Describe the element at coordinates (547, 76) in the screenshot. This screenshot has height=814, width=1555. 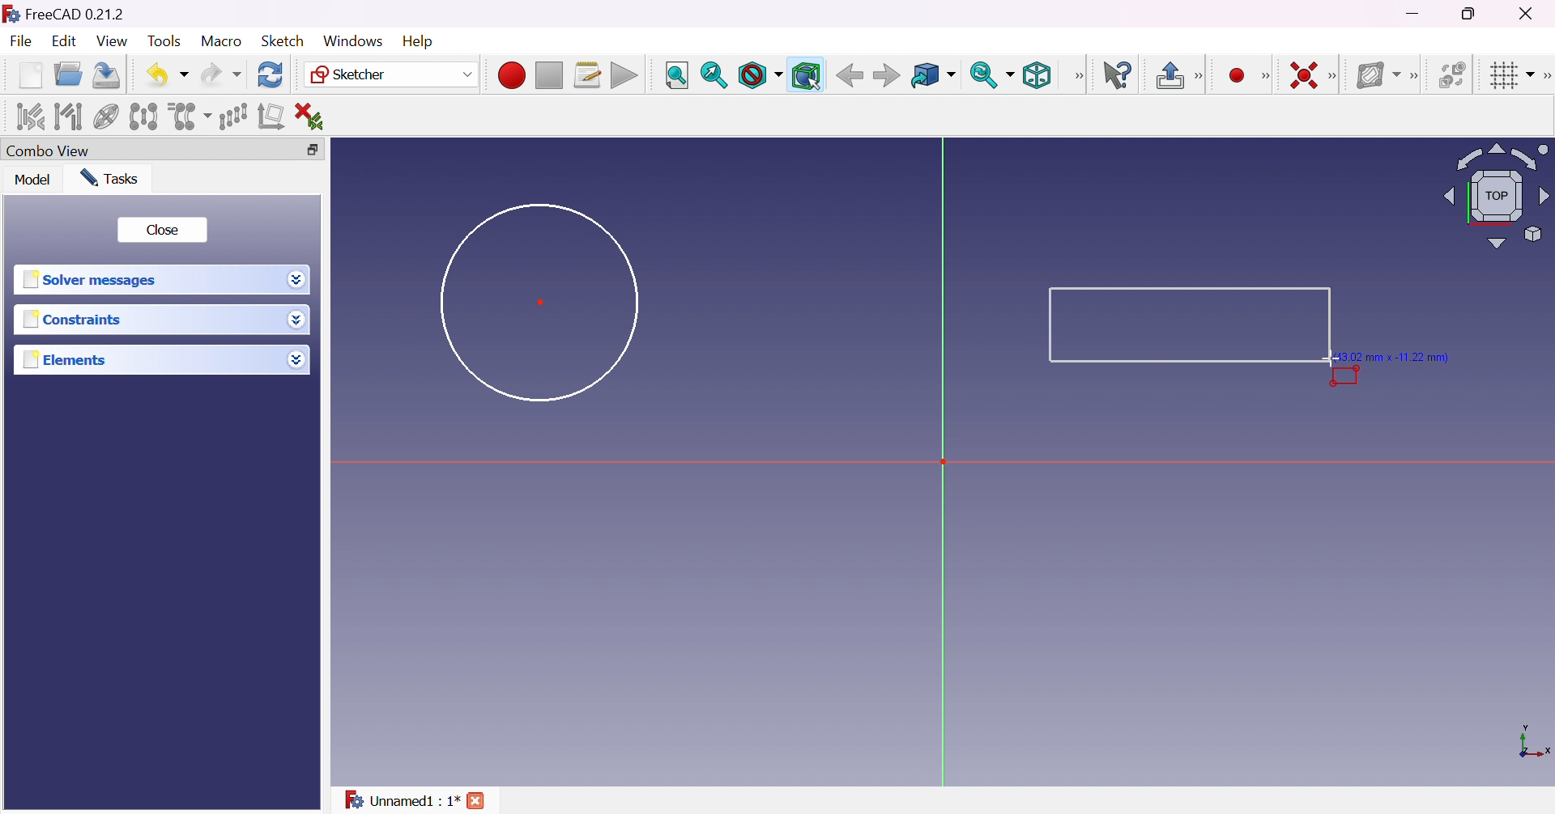
I see `Stop macro recording` at that location.